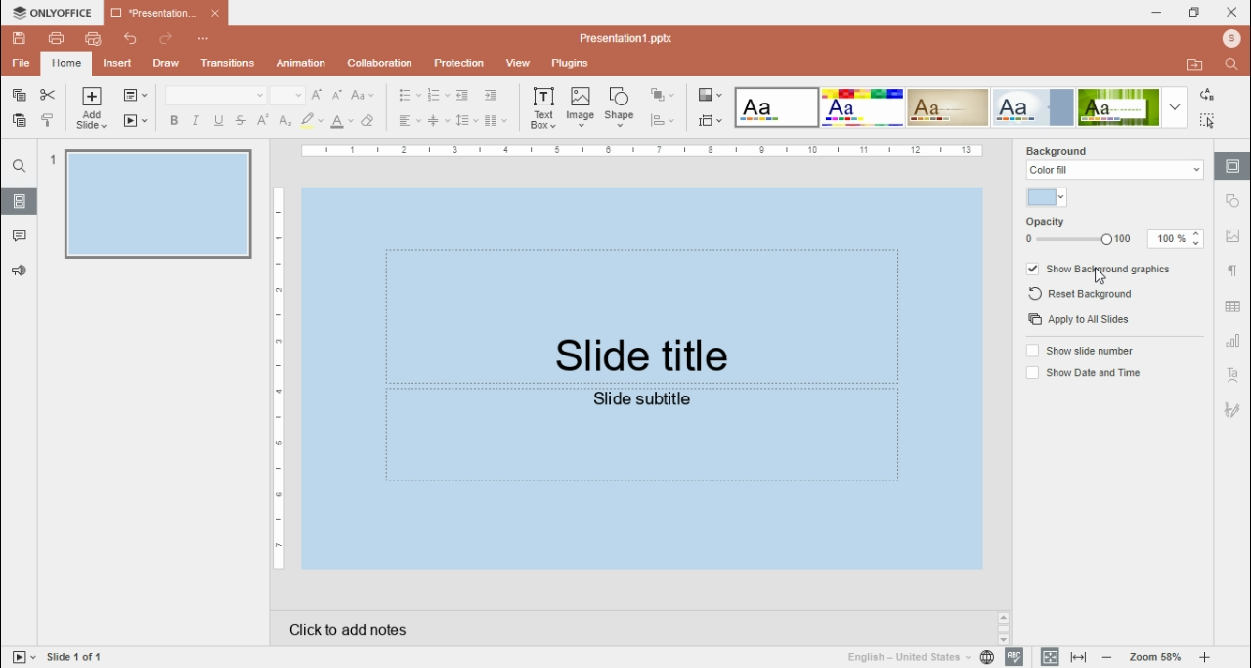 The height and width of the screenshot is (668, 1251). What do you see at coordinates (438, 95) in the screenshot?
I see `numbering` at bounding box center [438, 95].